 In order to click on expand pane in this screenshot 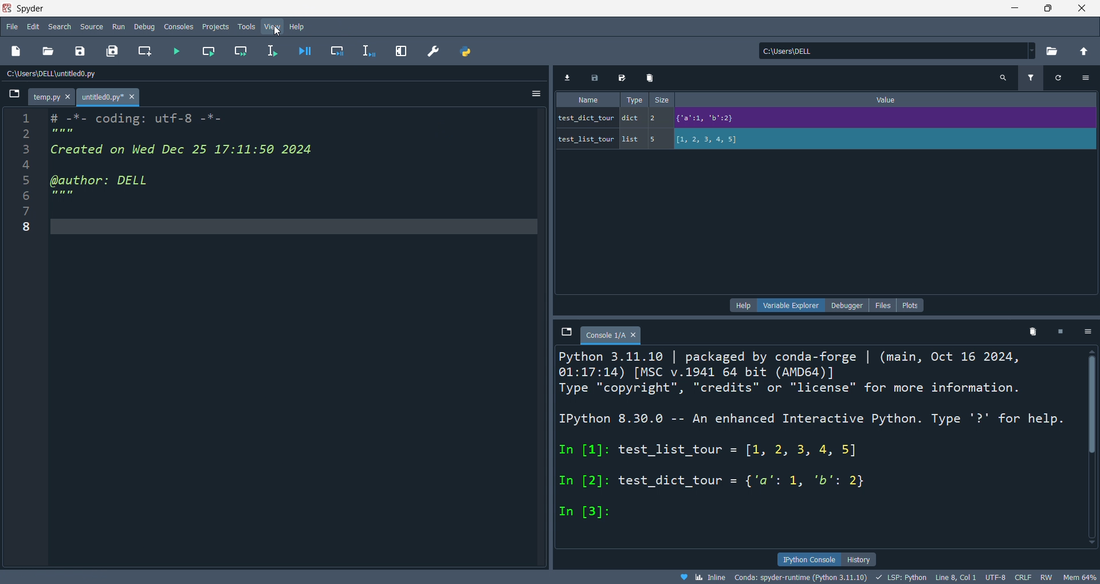, I will do `click(403, 50)`.